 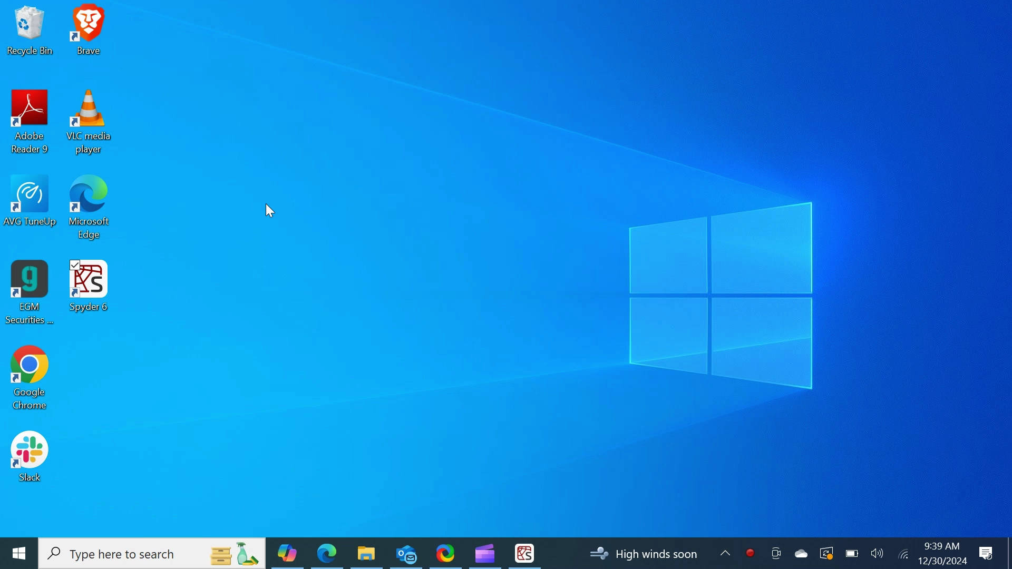 What do you see at coordinates (32, 210) in the screenshot?
I see `AVG TuneUp Desktop Icon` at bounding box center [32, 210].